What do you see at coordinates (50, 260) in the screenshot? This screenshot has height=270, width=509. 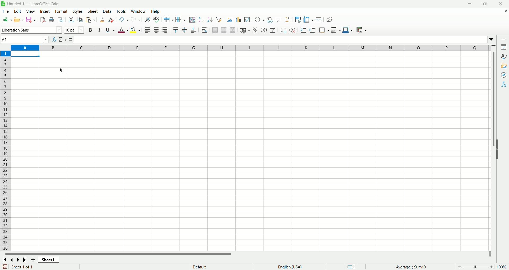 I see `sheet name` at bounding box center [50, 260].